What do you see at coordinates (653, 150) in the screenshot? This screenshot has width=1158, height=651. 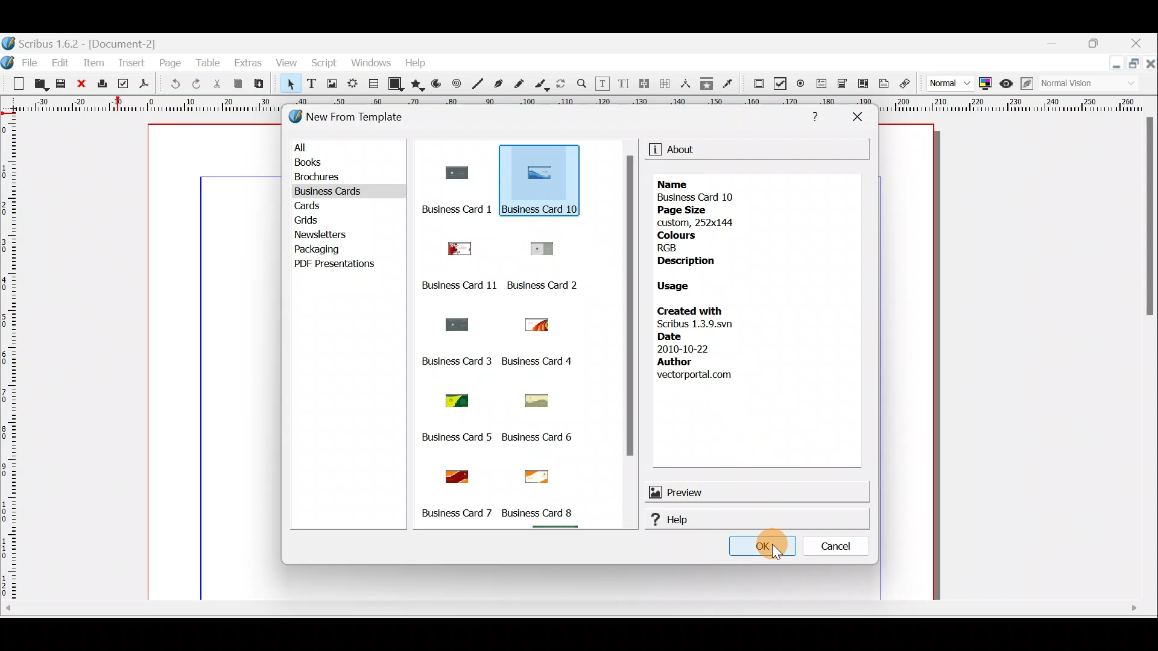 I see `information` at bounding box center [653, 150].